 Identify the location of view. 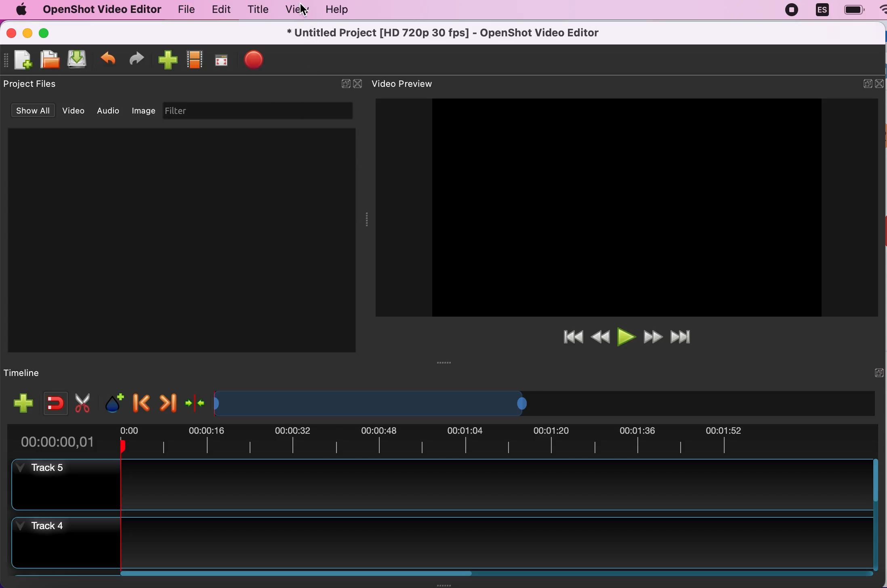
(293, 10).